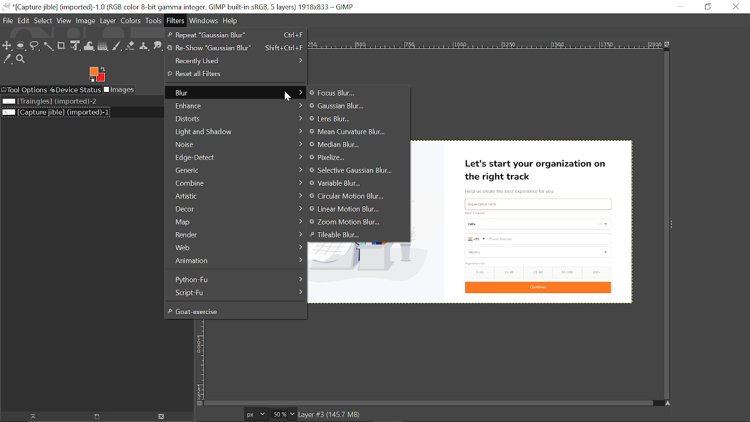 This screenshot has height=422, width=750. What do you see at coordinates (235, 183) in the screenshot?
I see `Combine` at bounding box center [235, 183].